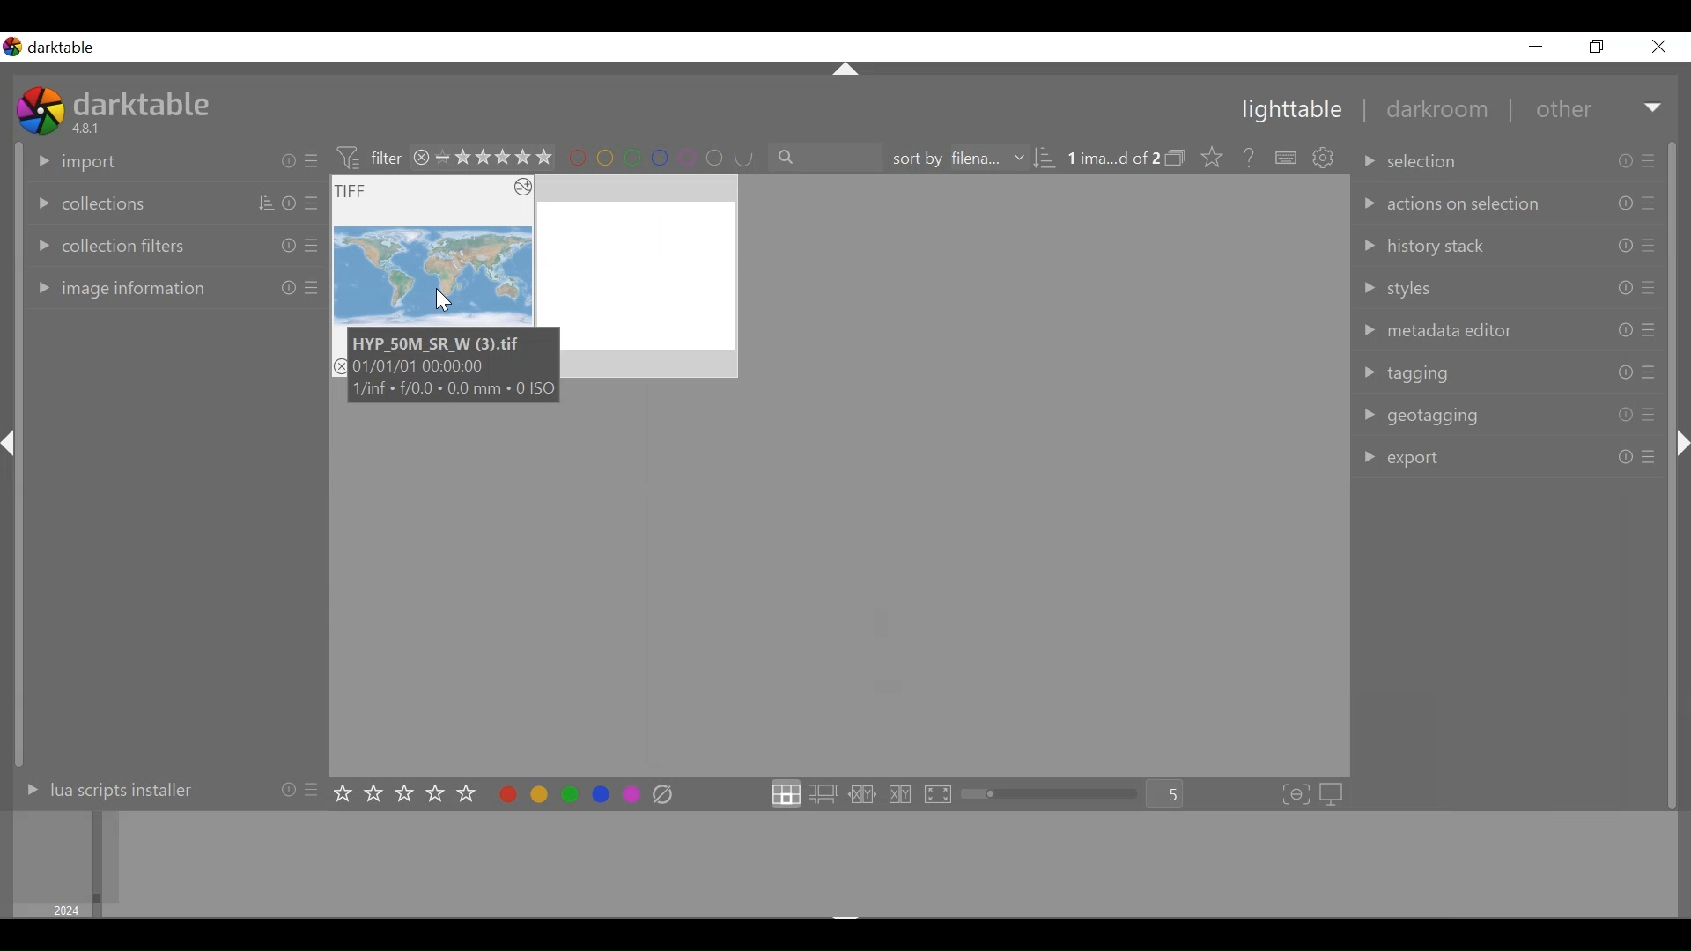 The image size is (1691, 951). Describe the element at coordinates (1114, 157) in the screenshot. I see `Image 1 out of 2 selected` at that location.